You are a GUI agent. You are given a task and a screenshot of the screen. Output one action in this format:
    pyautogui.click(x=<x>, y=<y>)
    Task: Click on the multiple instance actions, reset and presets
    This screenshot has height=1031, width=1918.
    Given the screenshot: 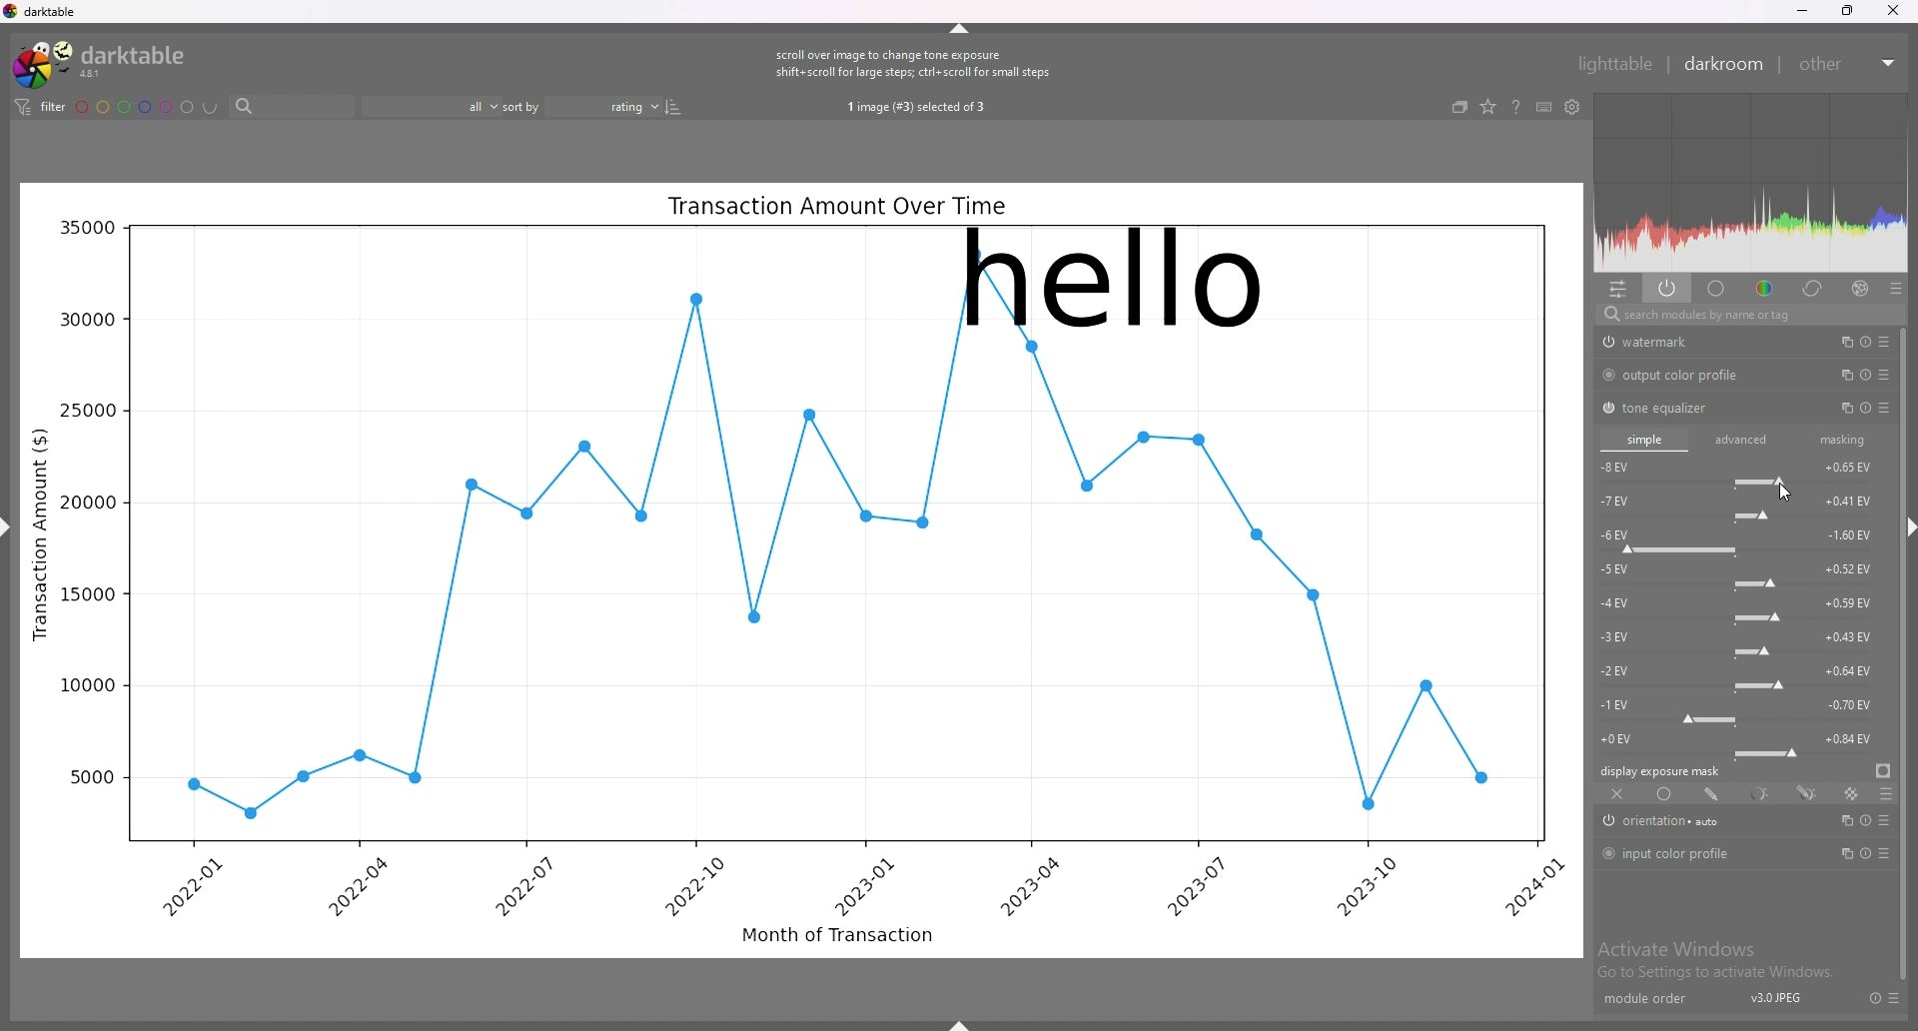 What is the action you would take?
    pyautogui.click(x=1864, y=821)
    